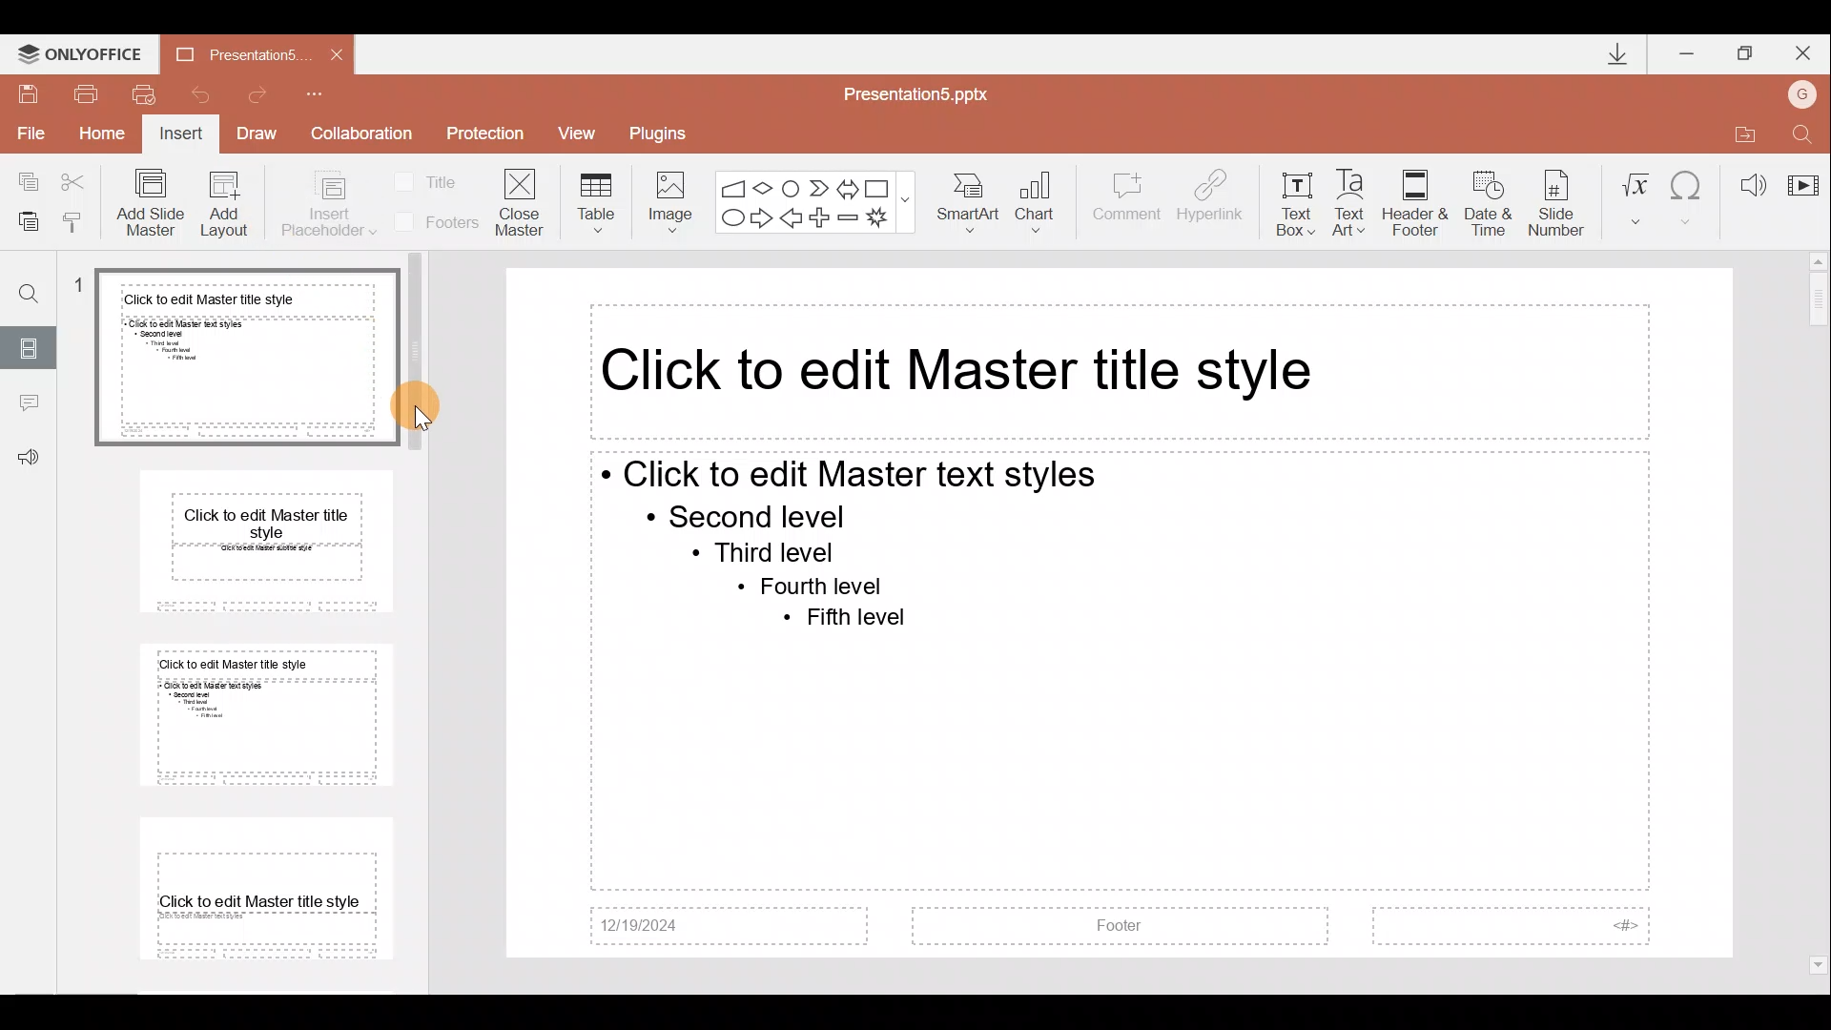  What do you see at coordinates (28, 405) in the screenshot?
I see `Comments` at bounding box center [28, 405].